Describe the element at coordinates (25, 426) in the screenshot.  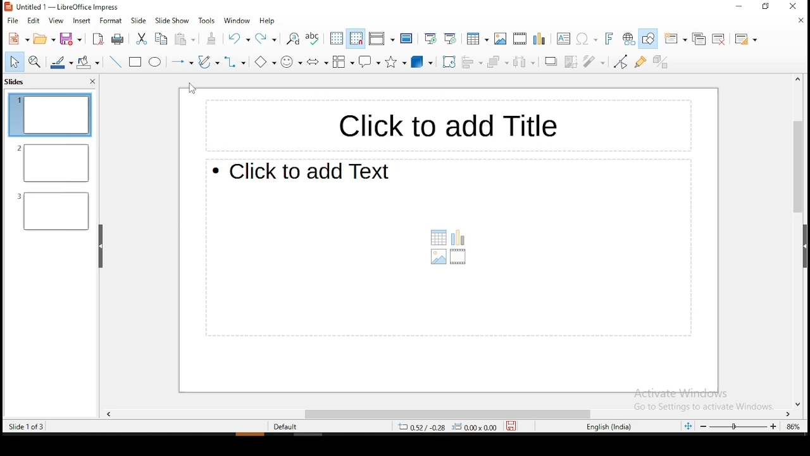
I see `slide 1 of 3` at that location.